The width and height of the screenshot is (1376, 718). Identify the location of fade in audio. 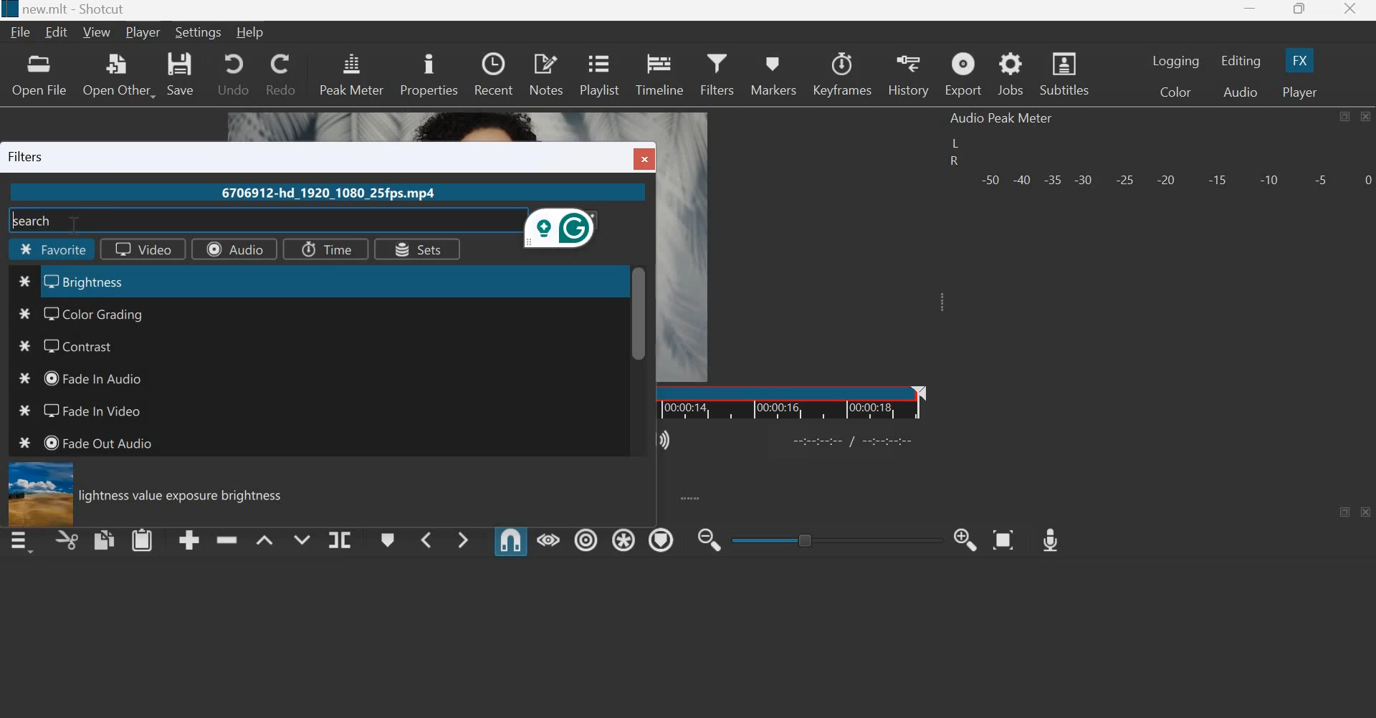
(93, 377).